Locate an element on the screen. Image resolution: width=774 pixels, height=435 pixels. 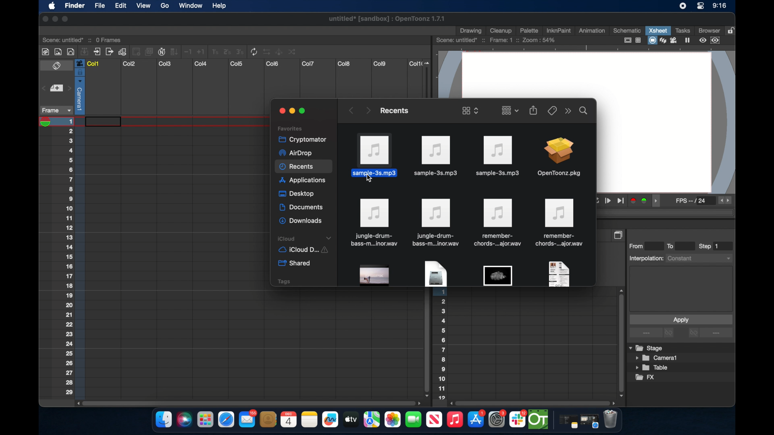
obscure icon is located at coordinates (375, 275).